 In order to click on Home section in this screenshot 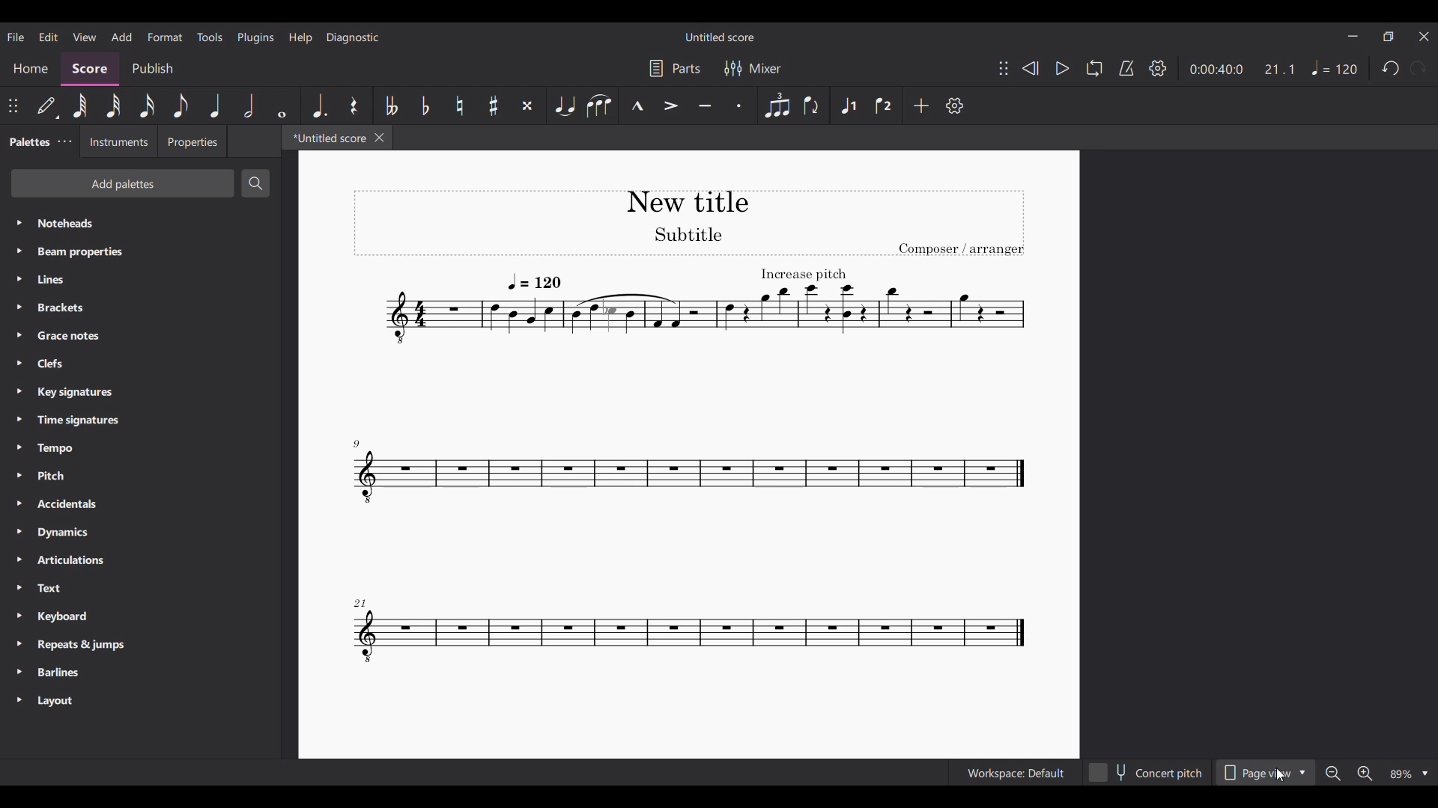, I will do `click(30, 69)`.